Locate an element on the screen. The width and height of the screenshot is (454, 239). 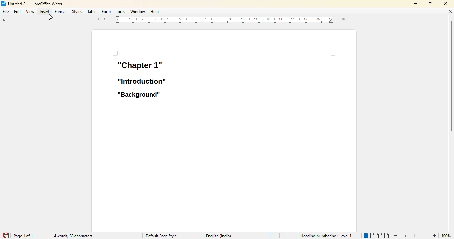
close is located at coordinates (445, 3).